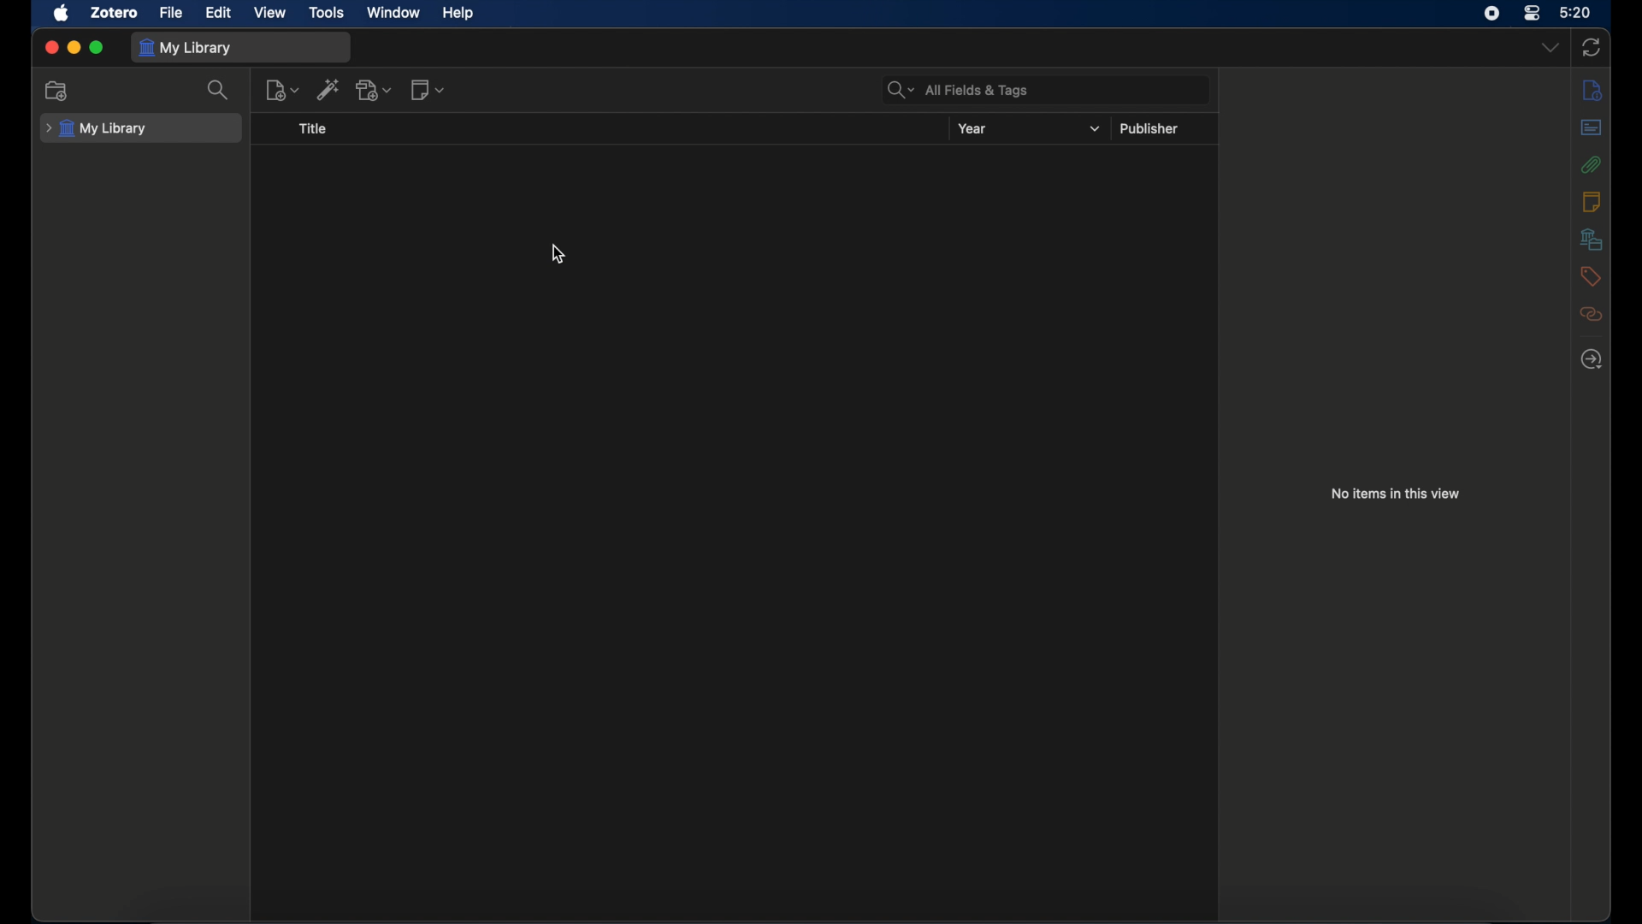 The image size is (1642, 924). I want to click on search bar, so click(958, 90).